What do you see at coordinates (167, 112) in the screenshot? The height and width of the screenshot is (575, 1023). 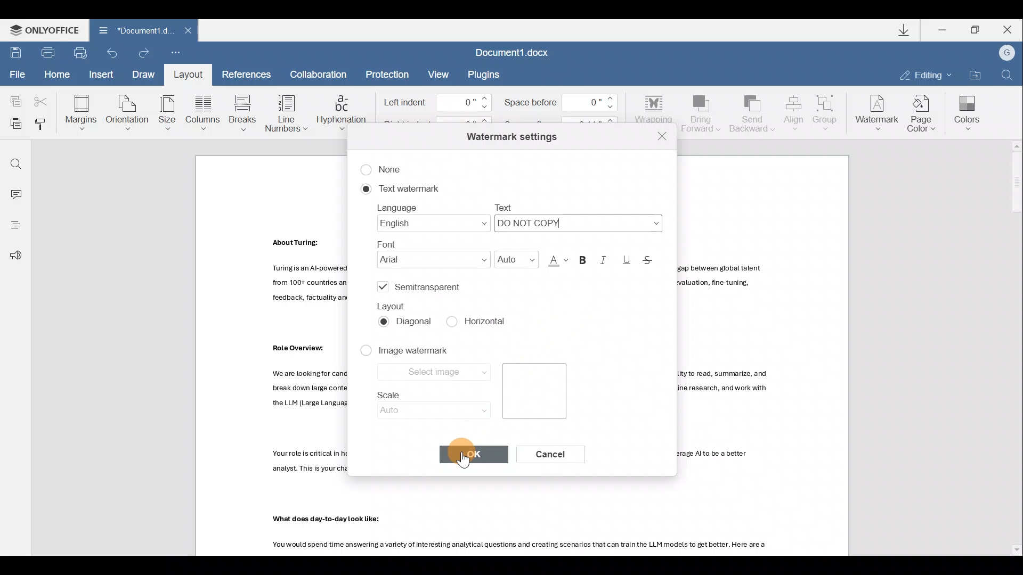 I see `Size` at bounding box center [167, 112].